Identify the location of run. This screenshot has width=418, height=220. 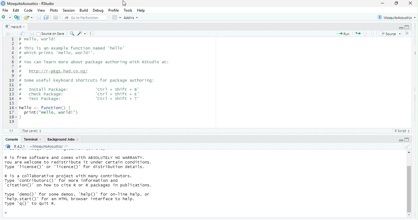
(342, 34).